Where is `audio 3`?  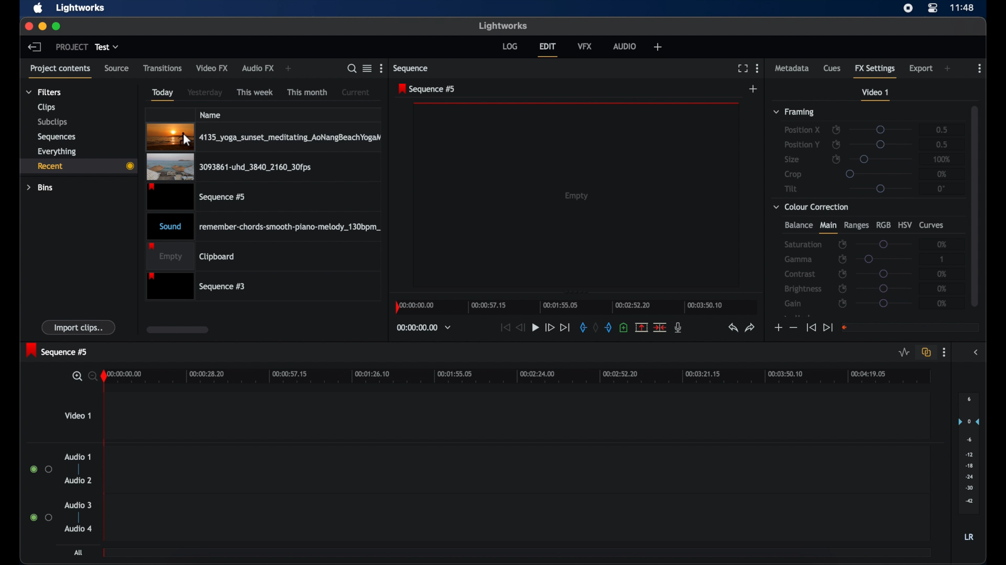 audio 3 is located at coordinates (78, 505).